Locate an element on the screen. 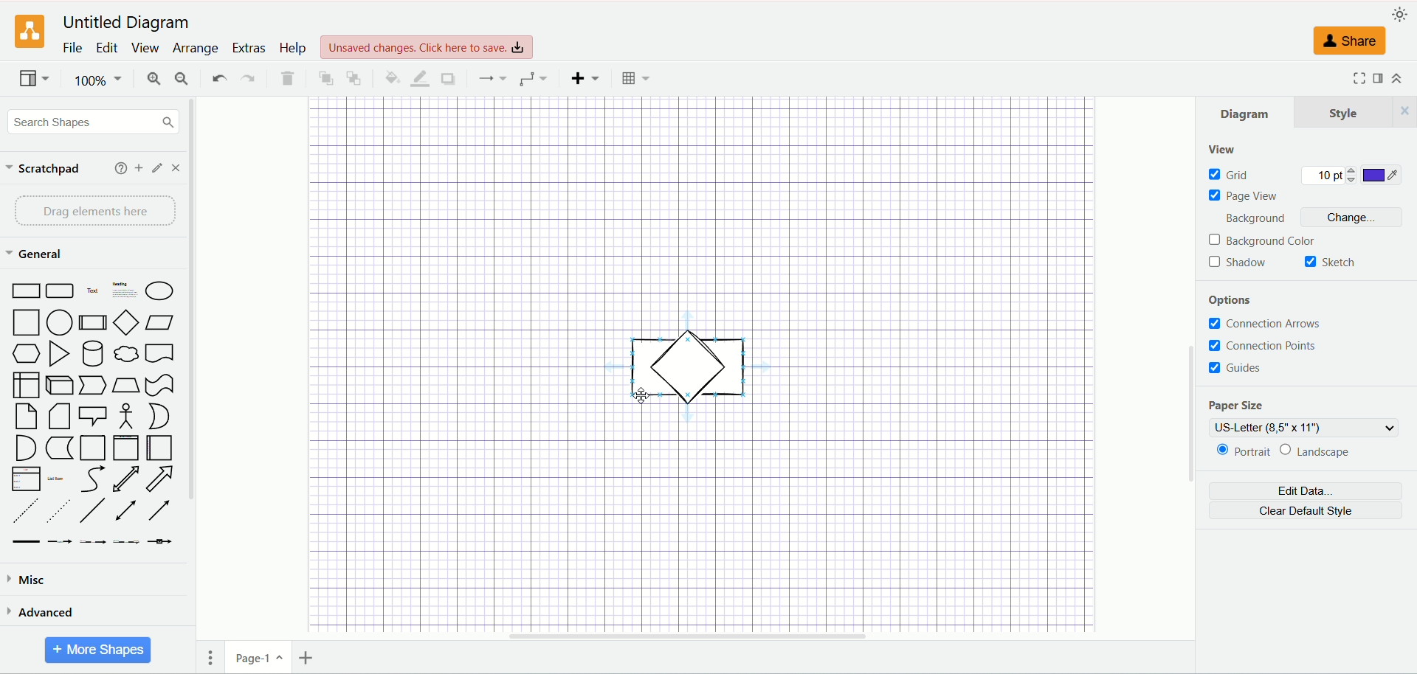 Image resolution: width=1417 pixels, height=674 pixels. line color is located at coordinates (420, 78).